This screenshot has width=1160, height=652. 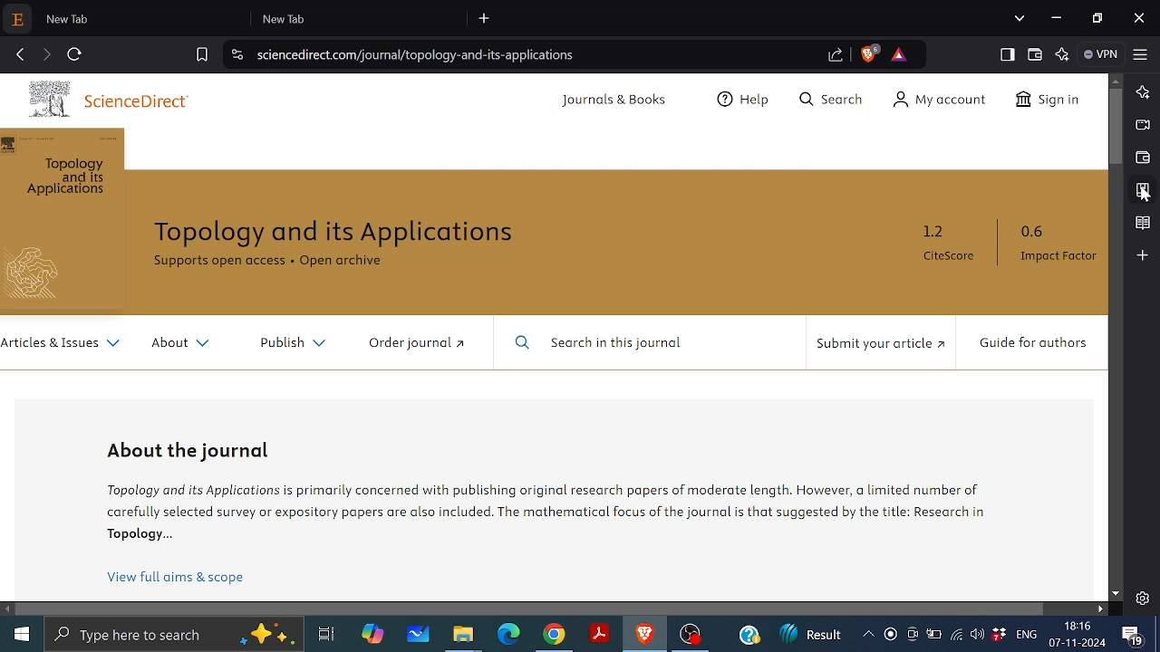 What do you see at coordinates (610, 345) in the screenshot?
I see `Search in this journal` at bounding box center [610, 345].